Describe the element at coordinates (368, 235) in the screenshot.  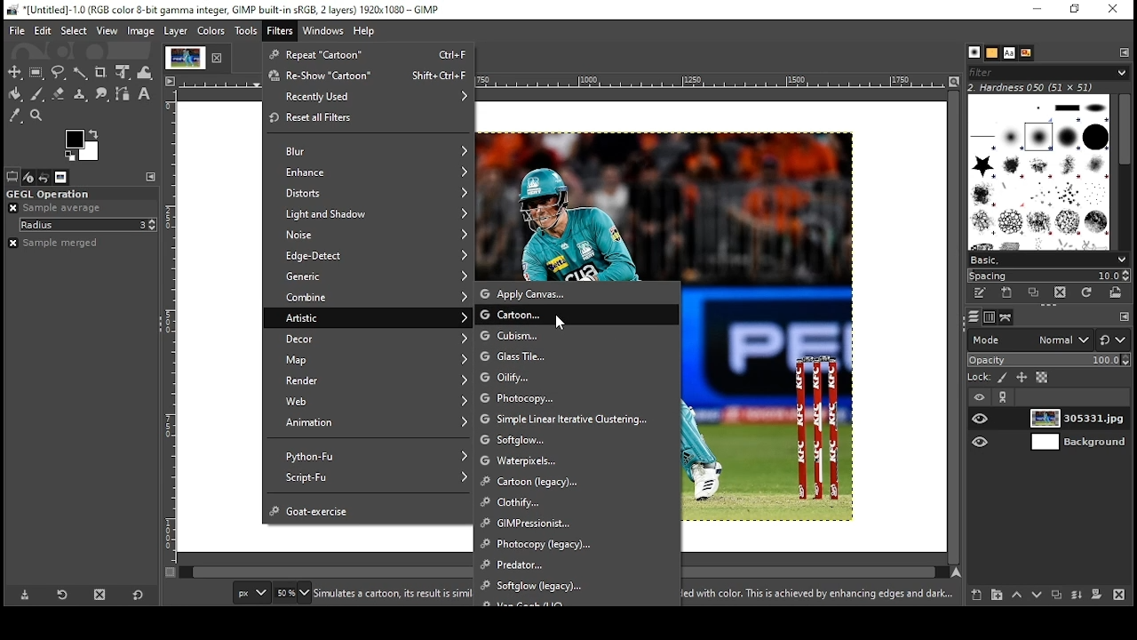
I see `noise` at that location.